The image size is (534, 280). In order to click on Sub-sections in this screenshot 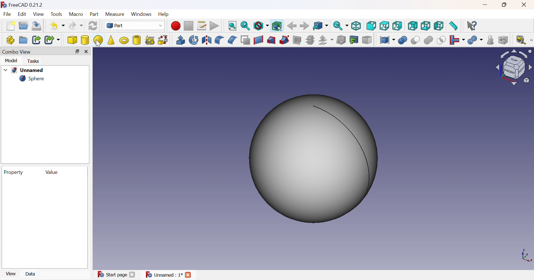, I will do `click(310, 39)`.